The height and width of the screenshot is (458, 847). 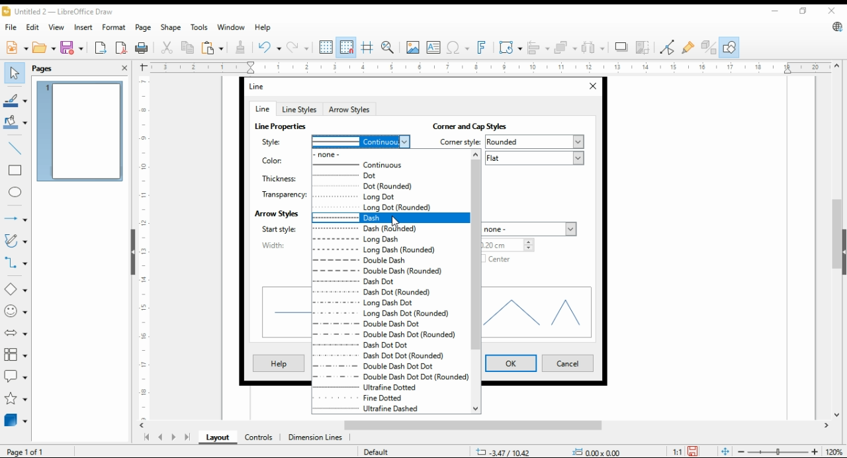 I want to click on transparency, so click(x=284, y=193).